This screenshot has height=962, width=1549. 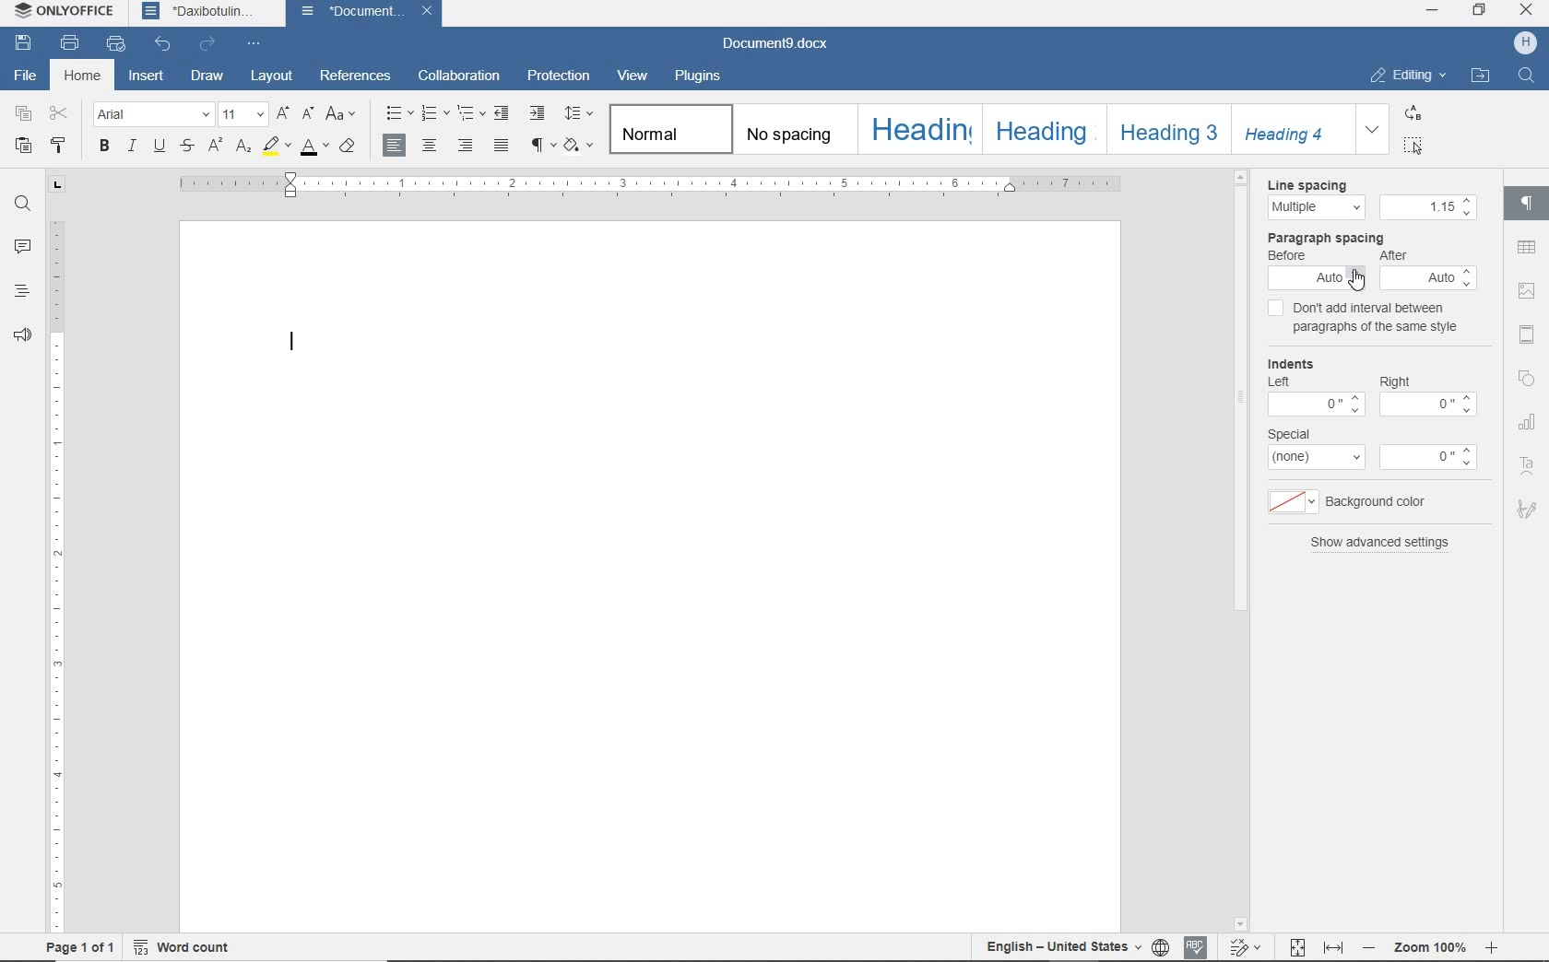 What do you see at coordinates (208, 12) in the screenshot?
I see `Daxibotulin...` at bounding box center [208, 12].